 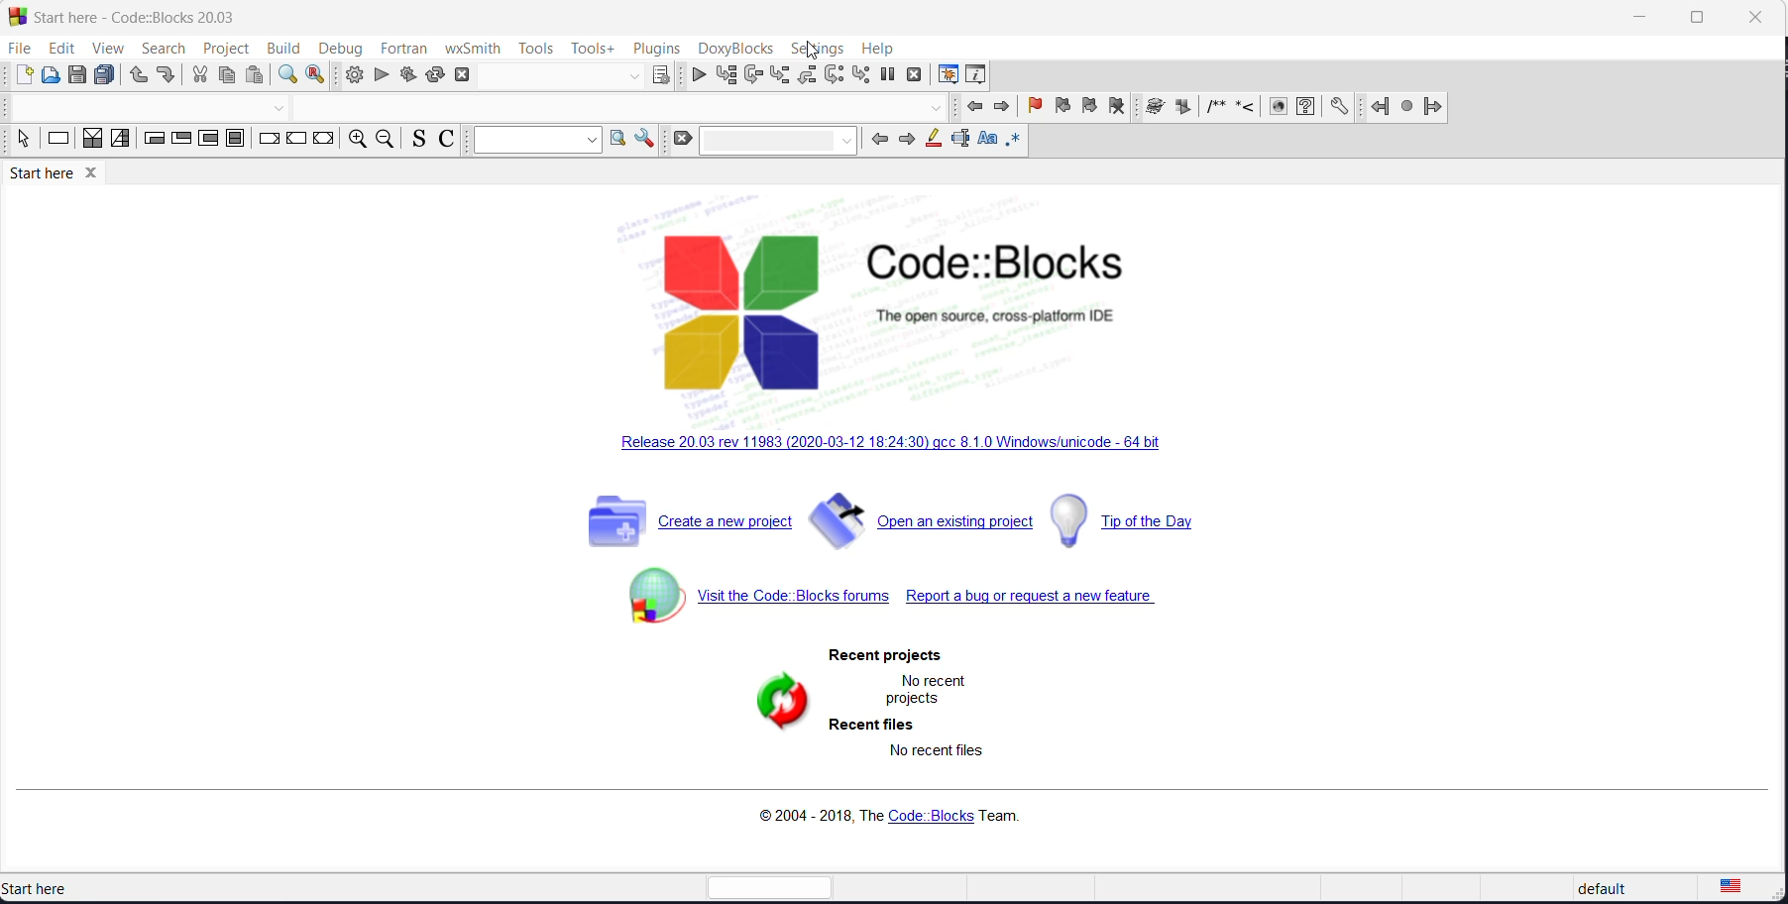 I want to click on cursor, so click(x=811, y=51).